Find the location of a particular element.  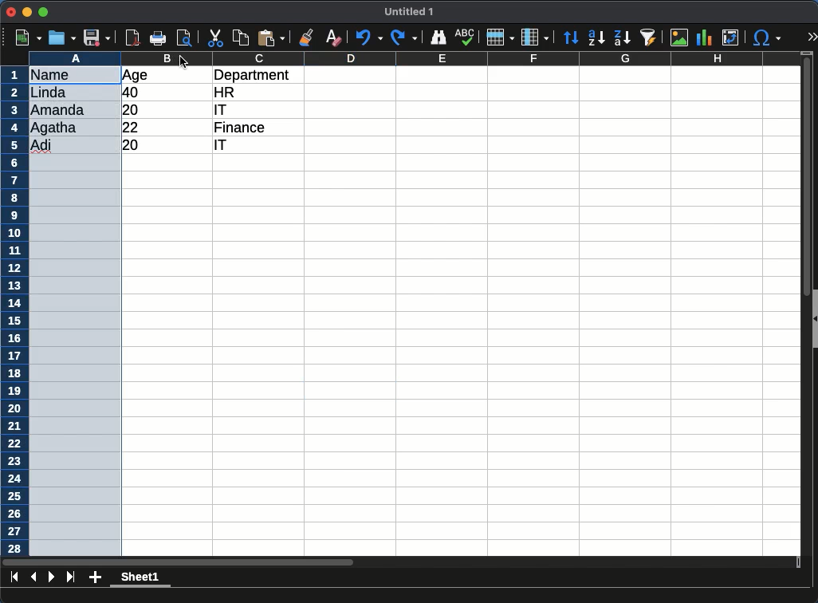

next page is located at coordinates (52, 577).